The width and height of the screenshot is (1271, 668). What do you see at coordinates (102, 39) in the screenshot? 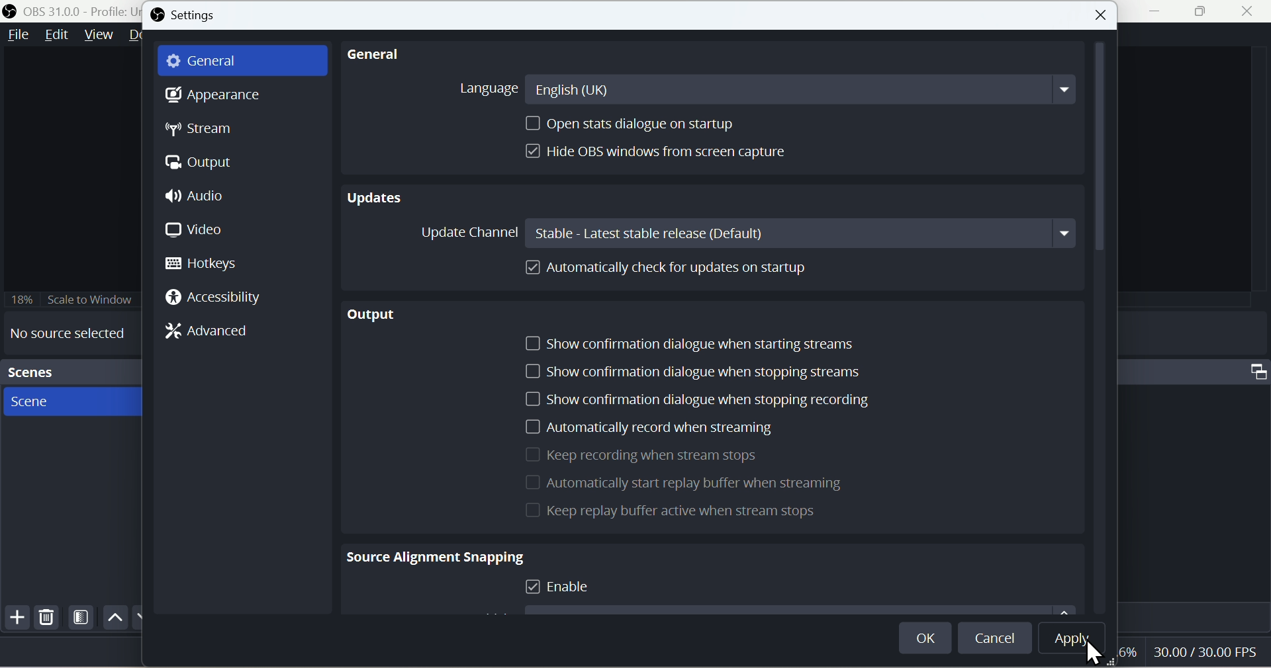
I see `` at bounding box center [102, 39].